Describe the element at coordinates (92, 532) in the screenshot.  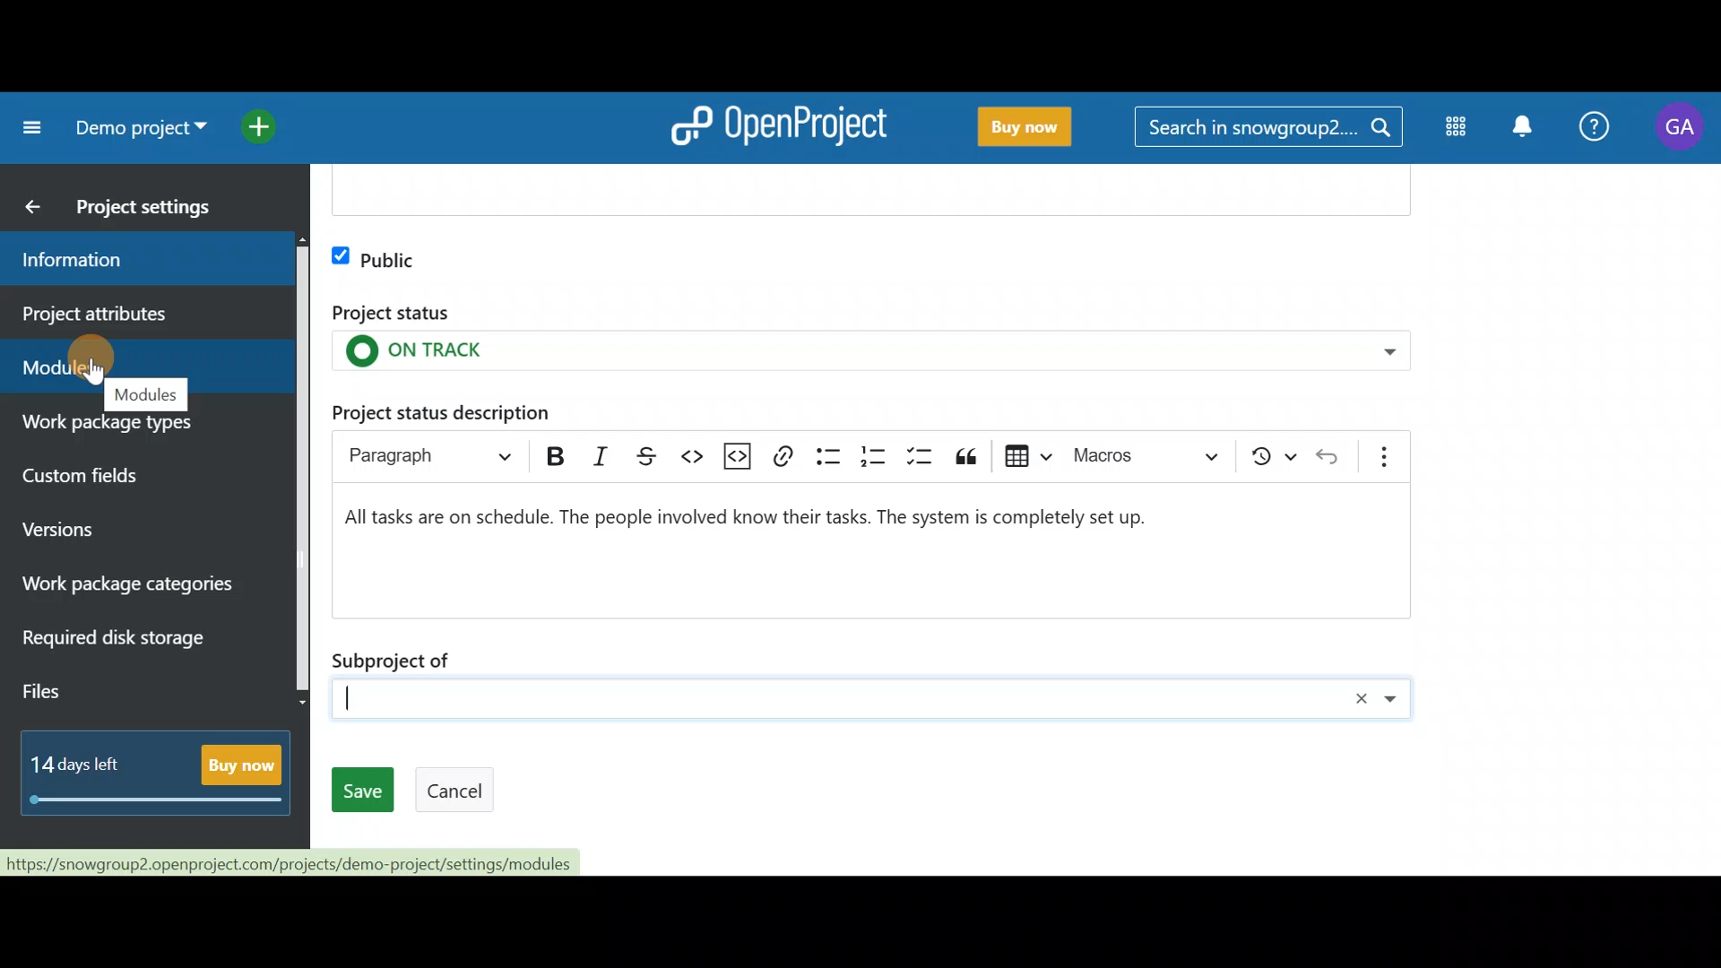
I see `Versions` at that location.